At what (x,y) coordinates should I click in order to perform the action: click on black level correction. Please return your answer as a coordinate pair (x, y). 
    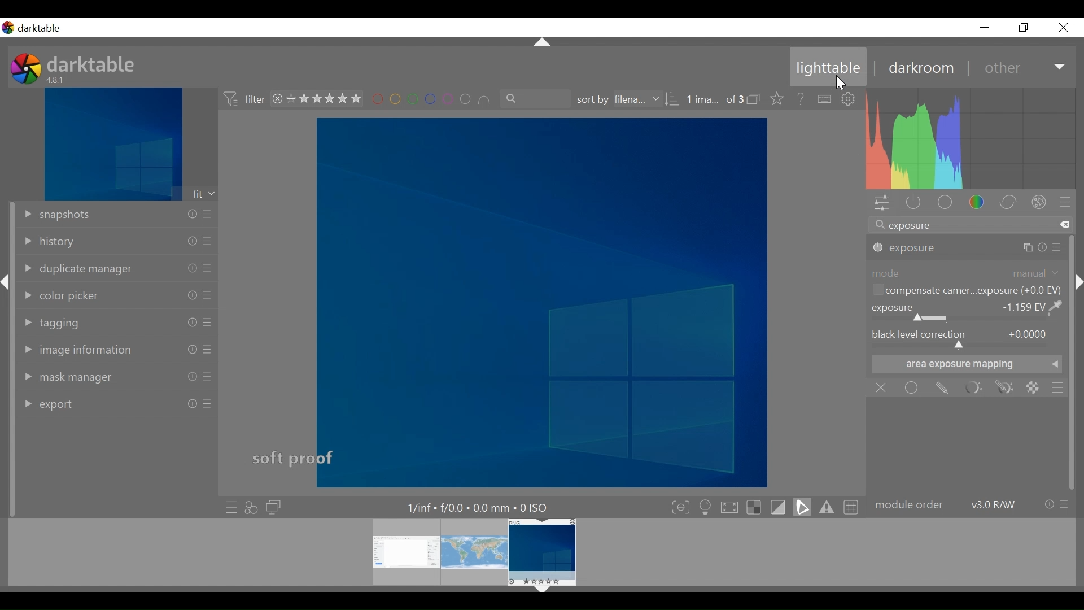
    Looking at the image, I should click on (965, 347).